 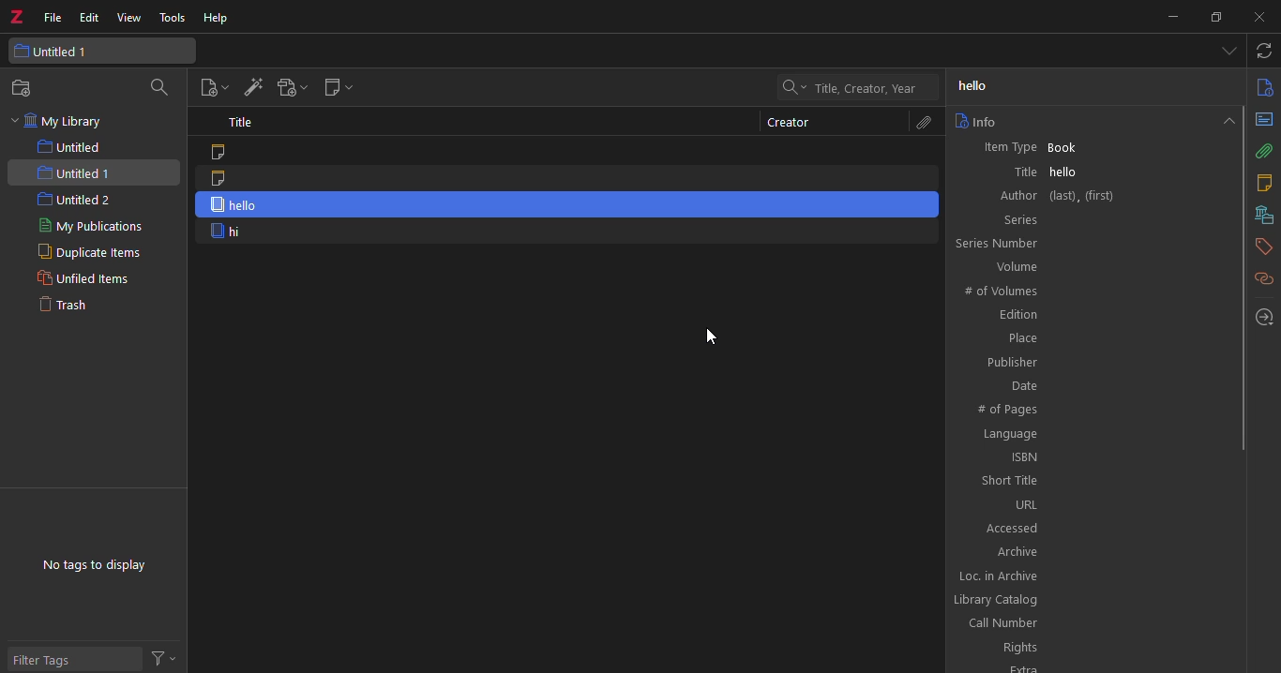 I want to click on item type: book, so click(x=1091, y=146).